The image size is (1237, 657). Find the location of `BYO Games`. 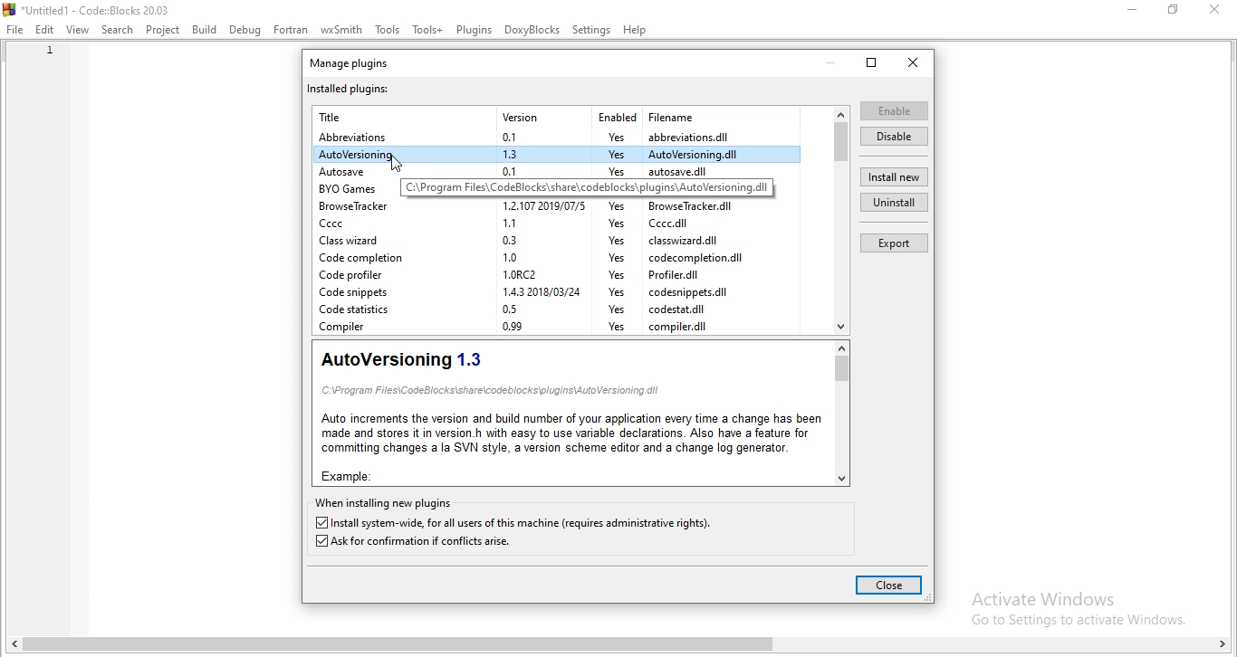

BYO Games is located at coordinates (349, 190).